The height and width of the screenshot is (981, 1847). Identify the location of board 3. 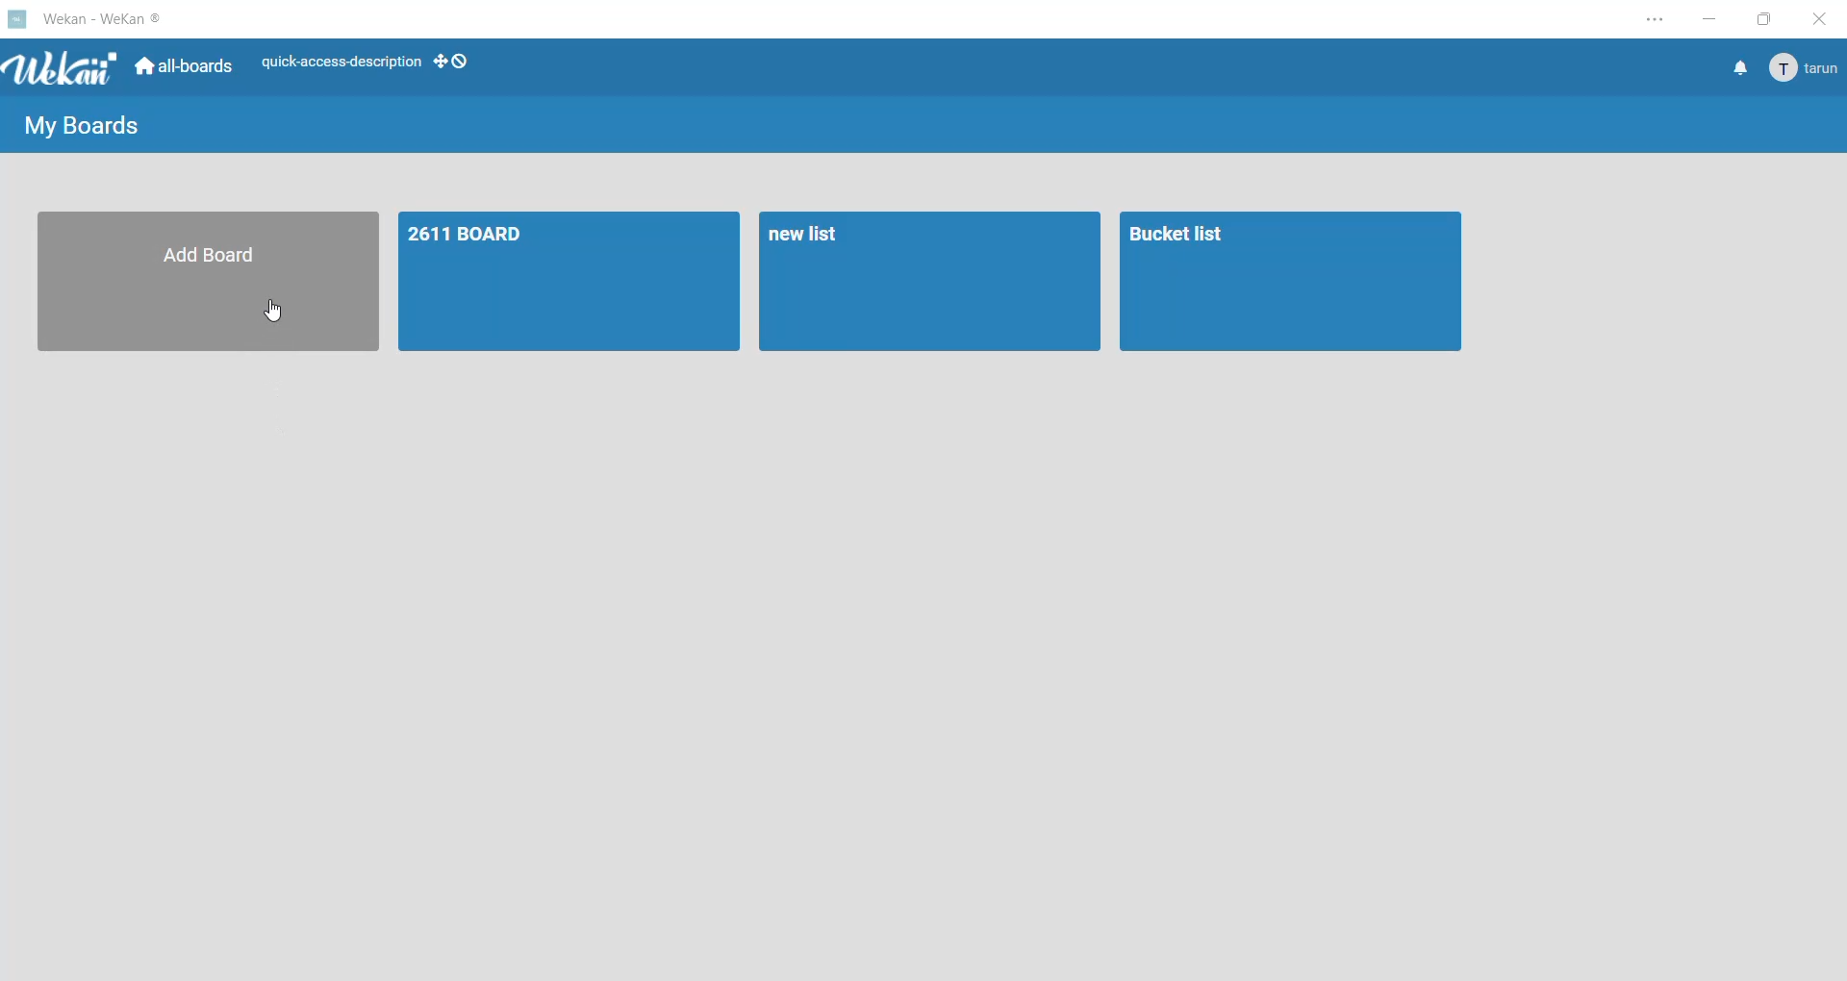
(1292, 283).